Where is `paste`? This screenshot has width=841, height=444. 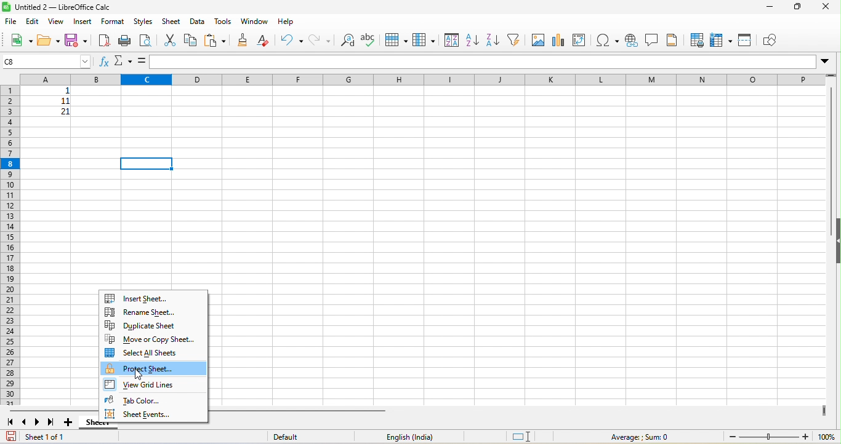 paste is located at coordinates (215, 41).